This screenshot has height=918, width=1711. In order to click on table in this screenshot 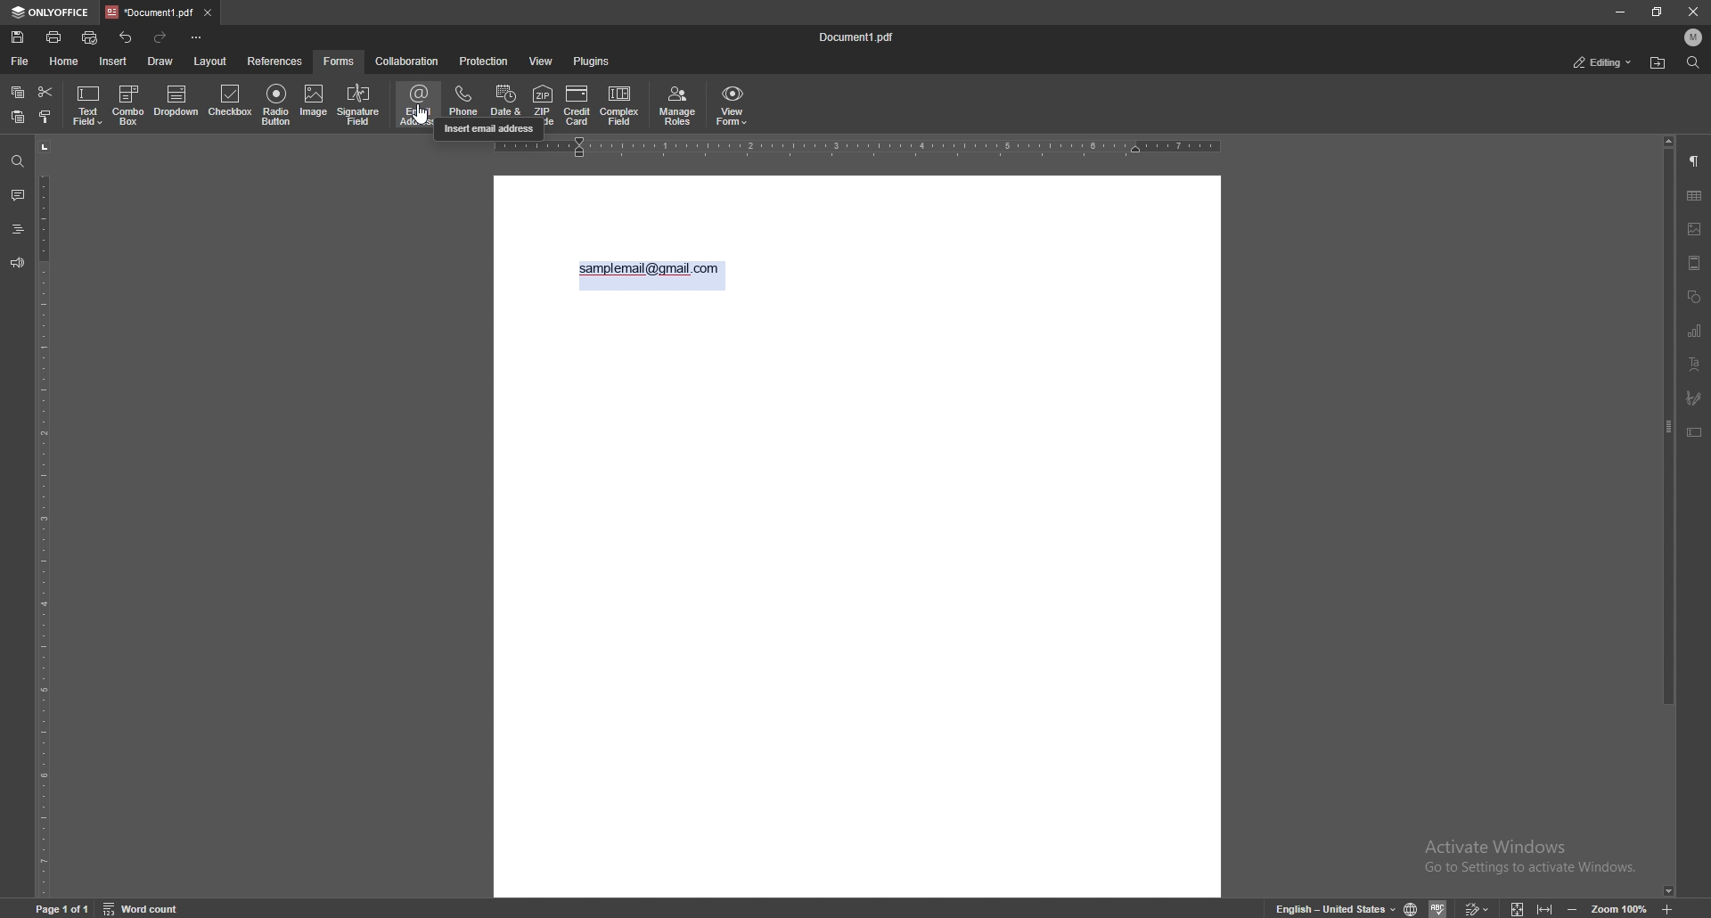, I will do `click(1694, 196)`.